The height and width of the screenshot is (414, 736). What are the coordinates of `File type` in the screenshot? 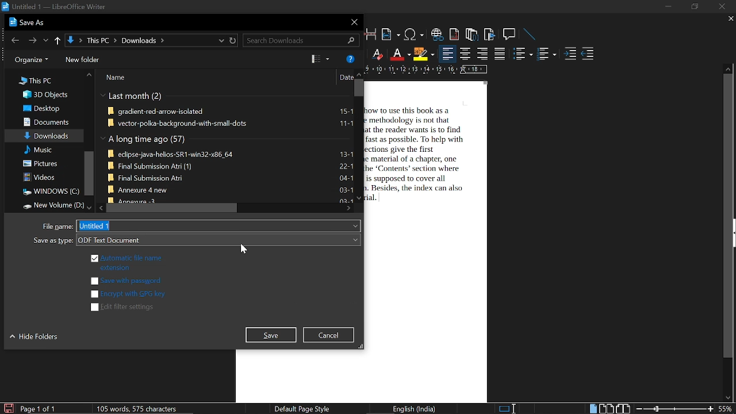 It's located at (58, 227).